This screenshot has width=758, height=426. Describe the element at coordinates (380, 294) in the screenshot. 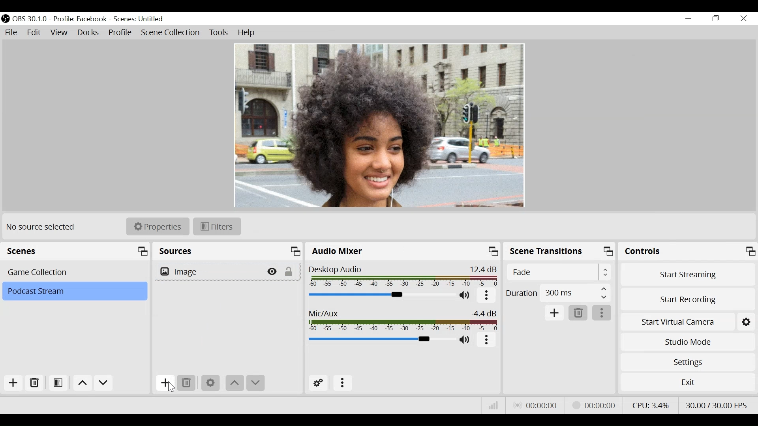

I see `Desktop Audio Slider` at that location.